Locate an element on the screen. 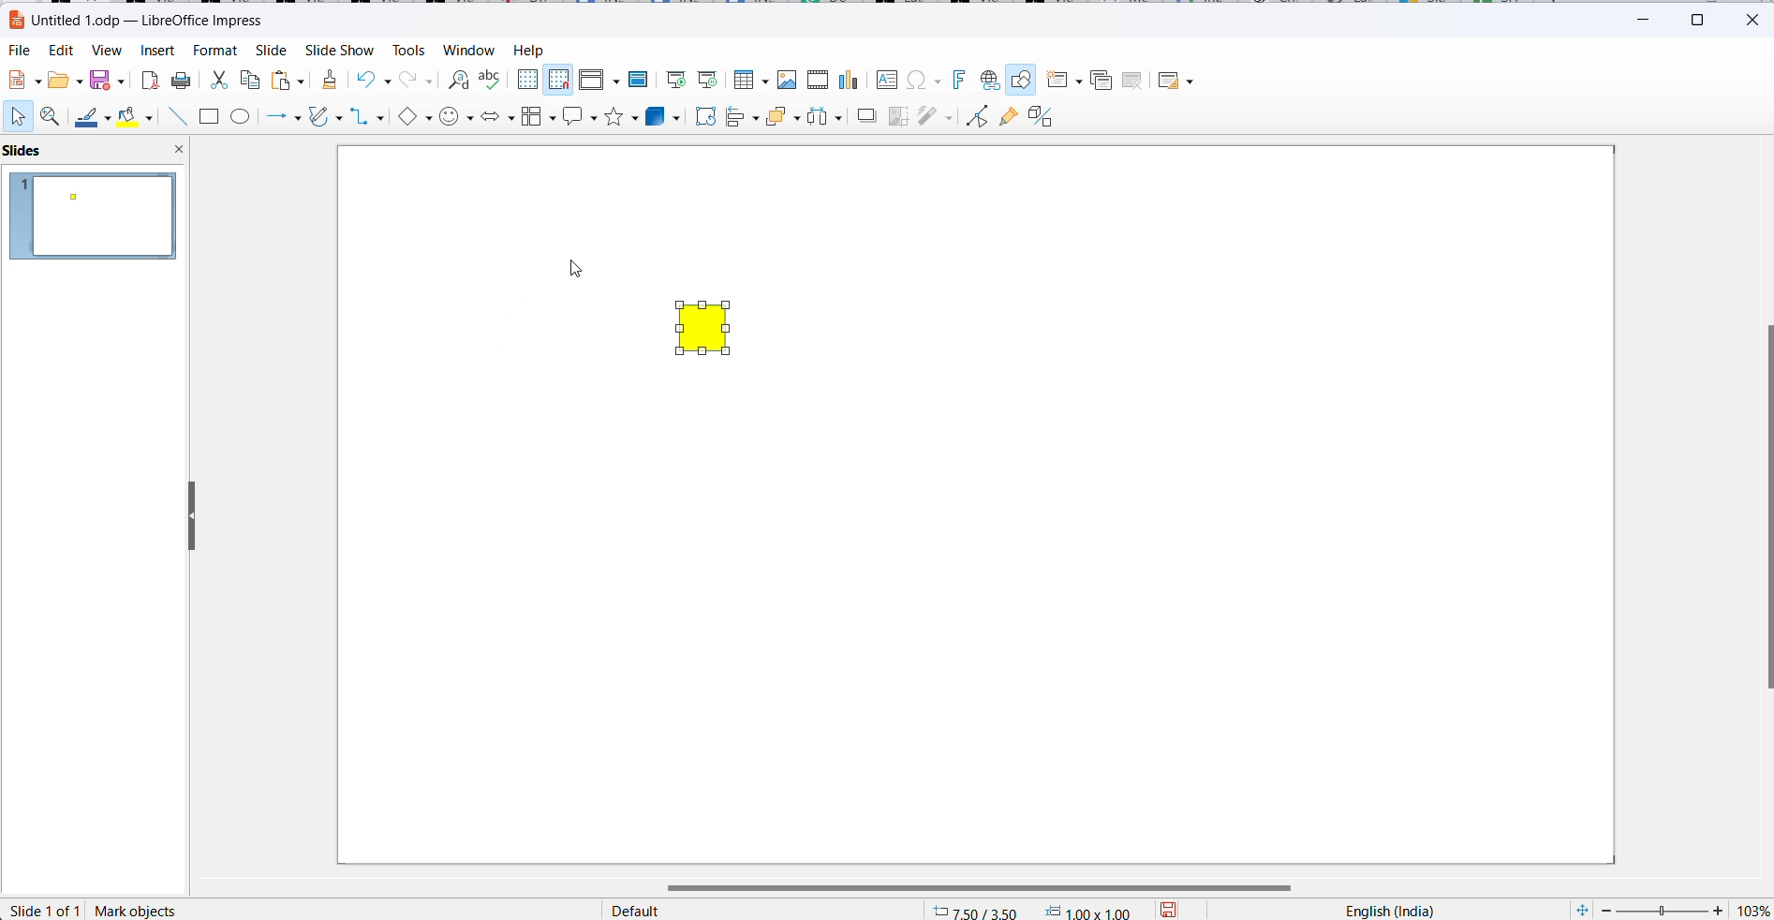  Insert special characters is located at coordinates (926, 81).